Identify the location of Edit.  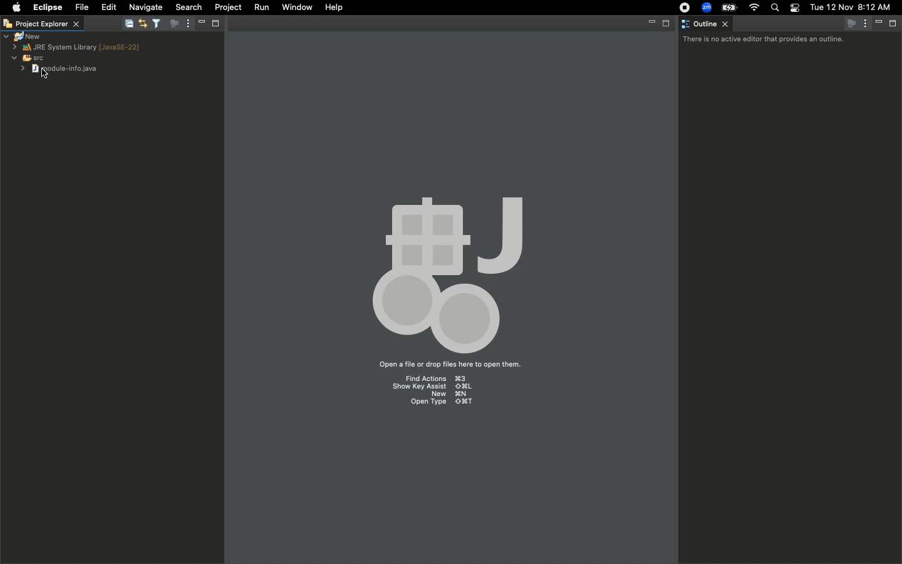
(107, 6).